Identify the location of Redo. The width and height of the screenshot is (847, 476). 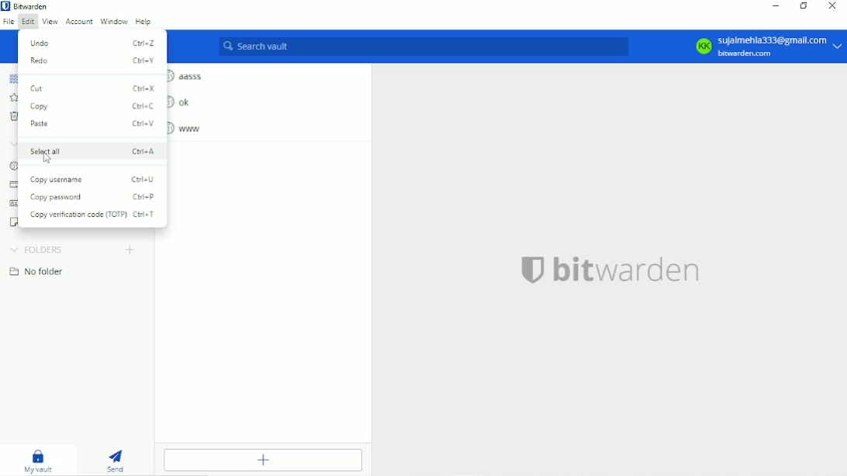
(94, 60).